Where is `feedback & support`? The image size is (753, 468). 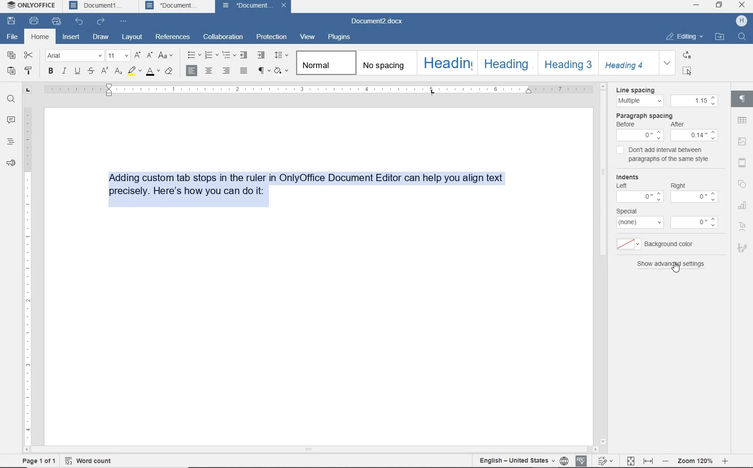 feedback & support is located at coordinates (11, 163).